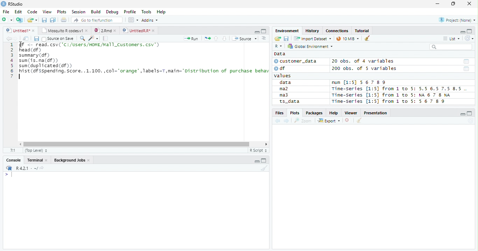 Image resolution: width=478 pixels, height=251 pixels. What do you see at coordinates (142, 145) in the screenshot?
I see `Scroll` at bounding box center [142, 145].